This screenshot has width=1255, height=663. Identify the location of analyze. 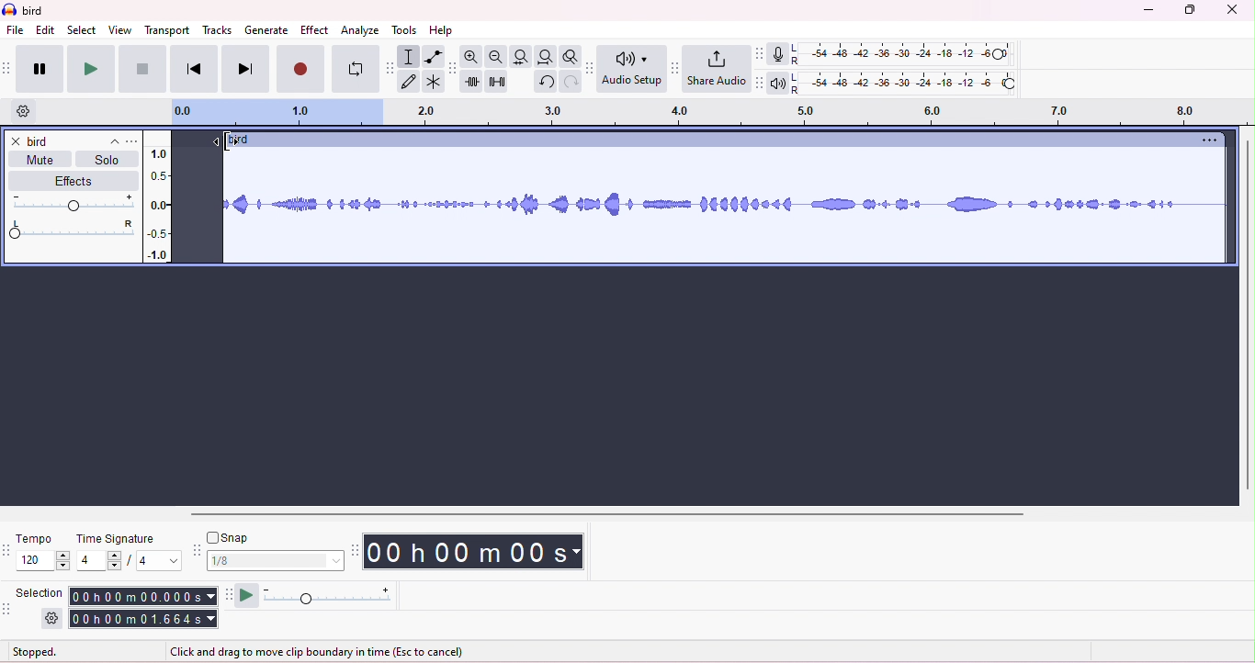
(362, 29).